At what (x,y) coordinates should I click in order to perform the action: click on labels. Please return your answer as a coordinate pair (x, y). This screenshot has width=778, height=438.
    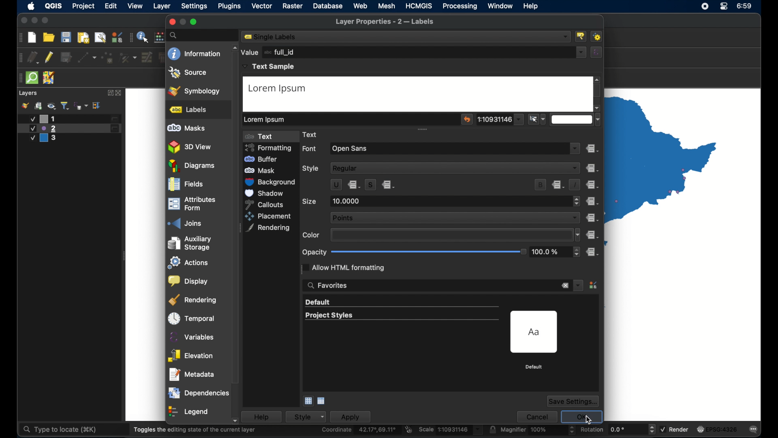
    Looking at the image, I should click on (188, 109).